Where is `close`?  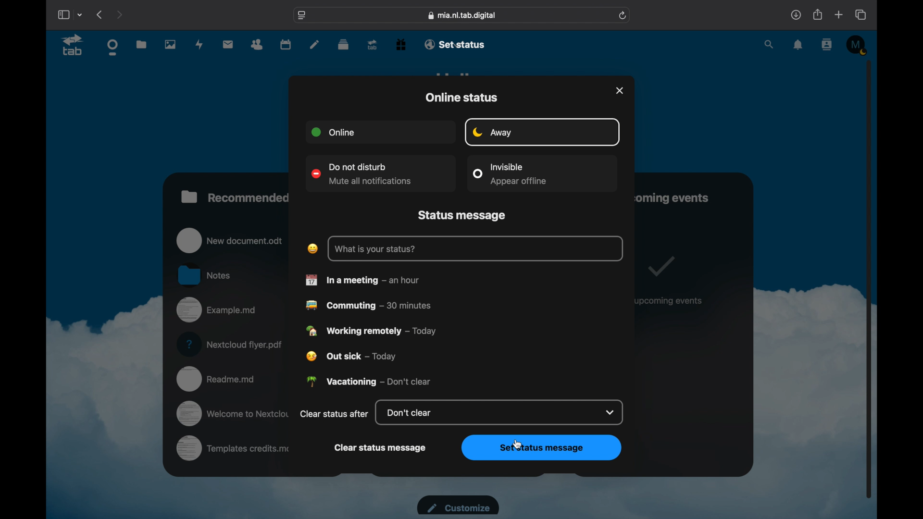
close is located at coordinates (620, 90).